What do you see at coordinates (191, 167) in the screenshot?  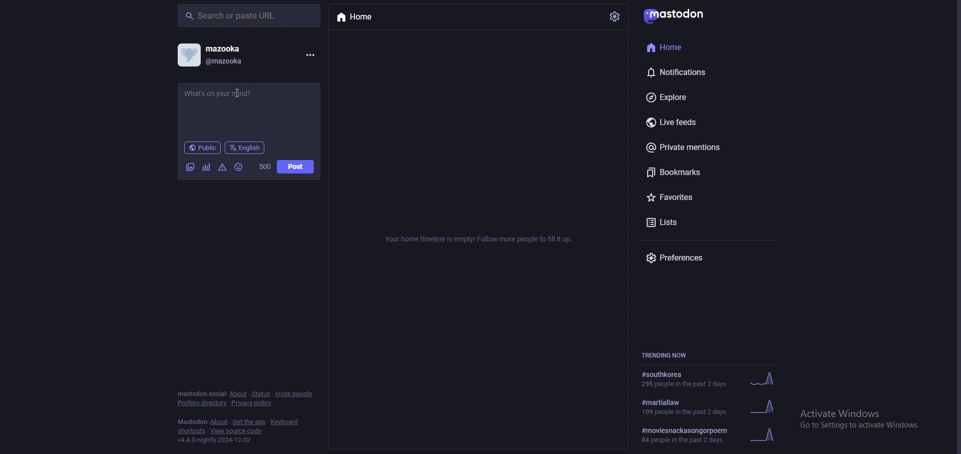 I see `images` at bounding box center [191, 167].